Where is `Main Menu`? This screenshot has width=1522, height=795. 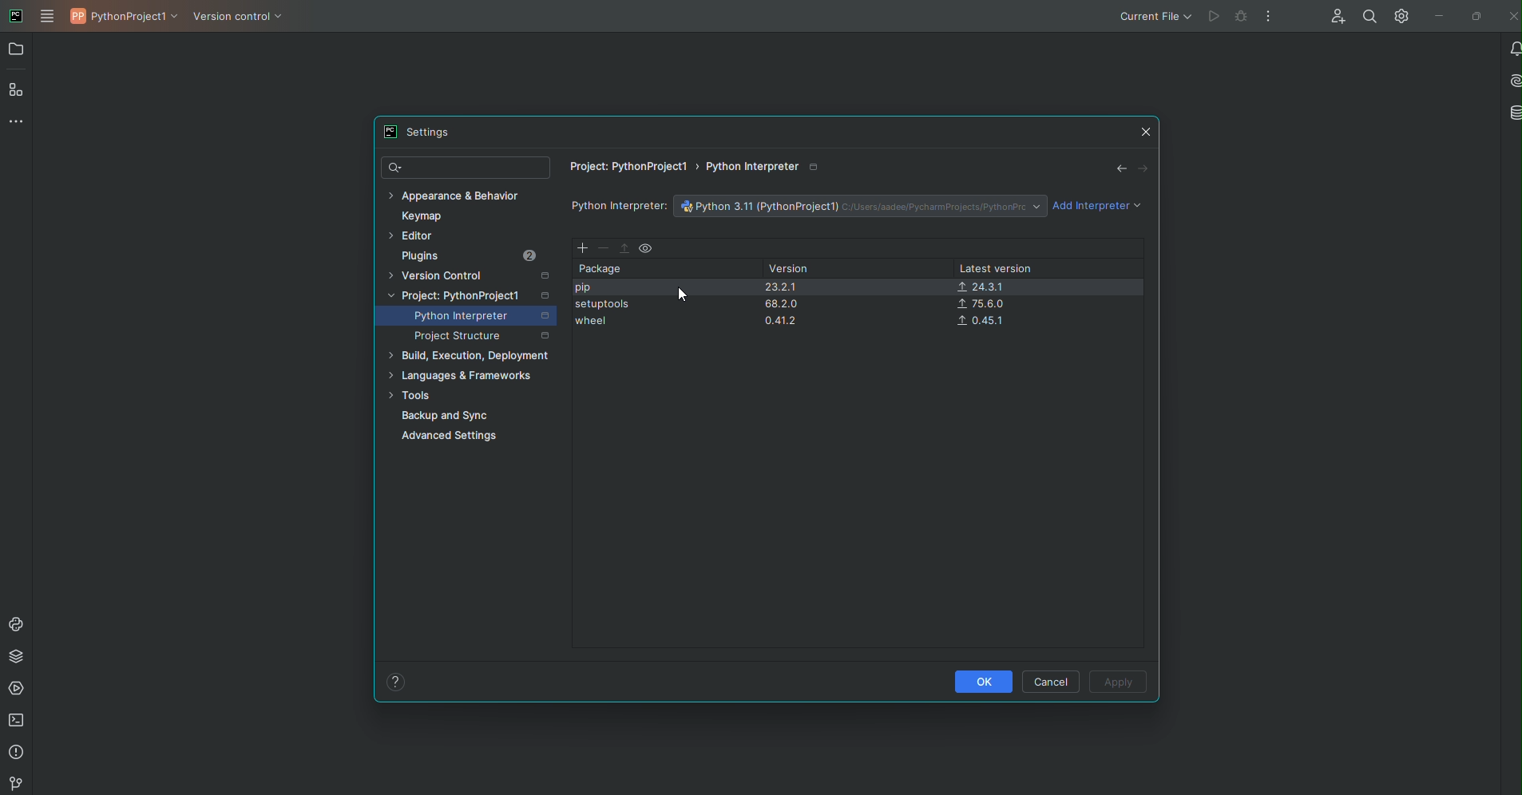
Main Menu is located at coordinates (50, 16).